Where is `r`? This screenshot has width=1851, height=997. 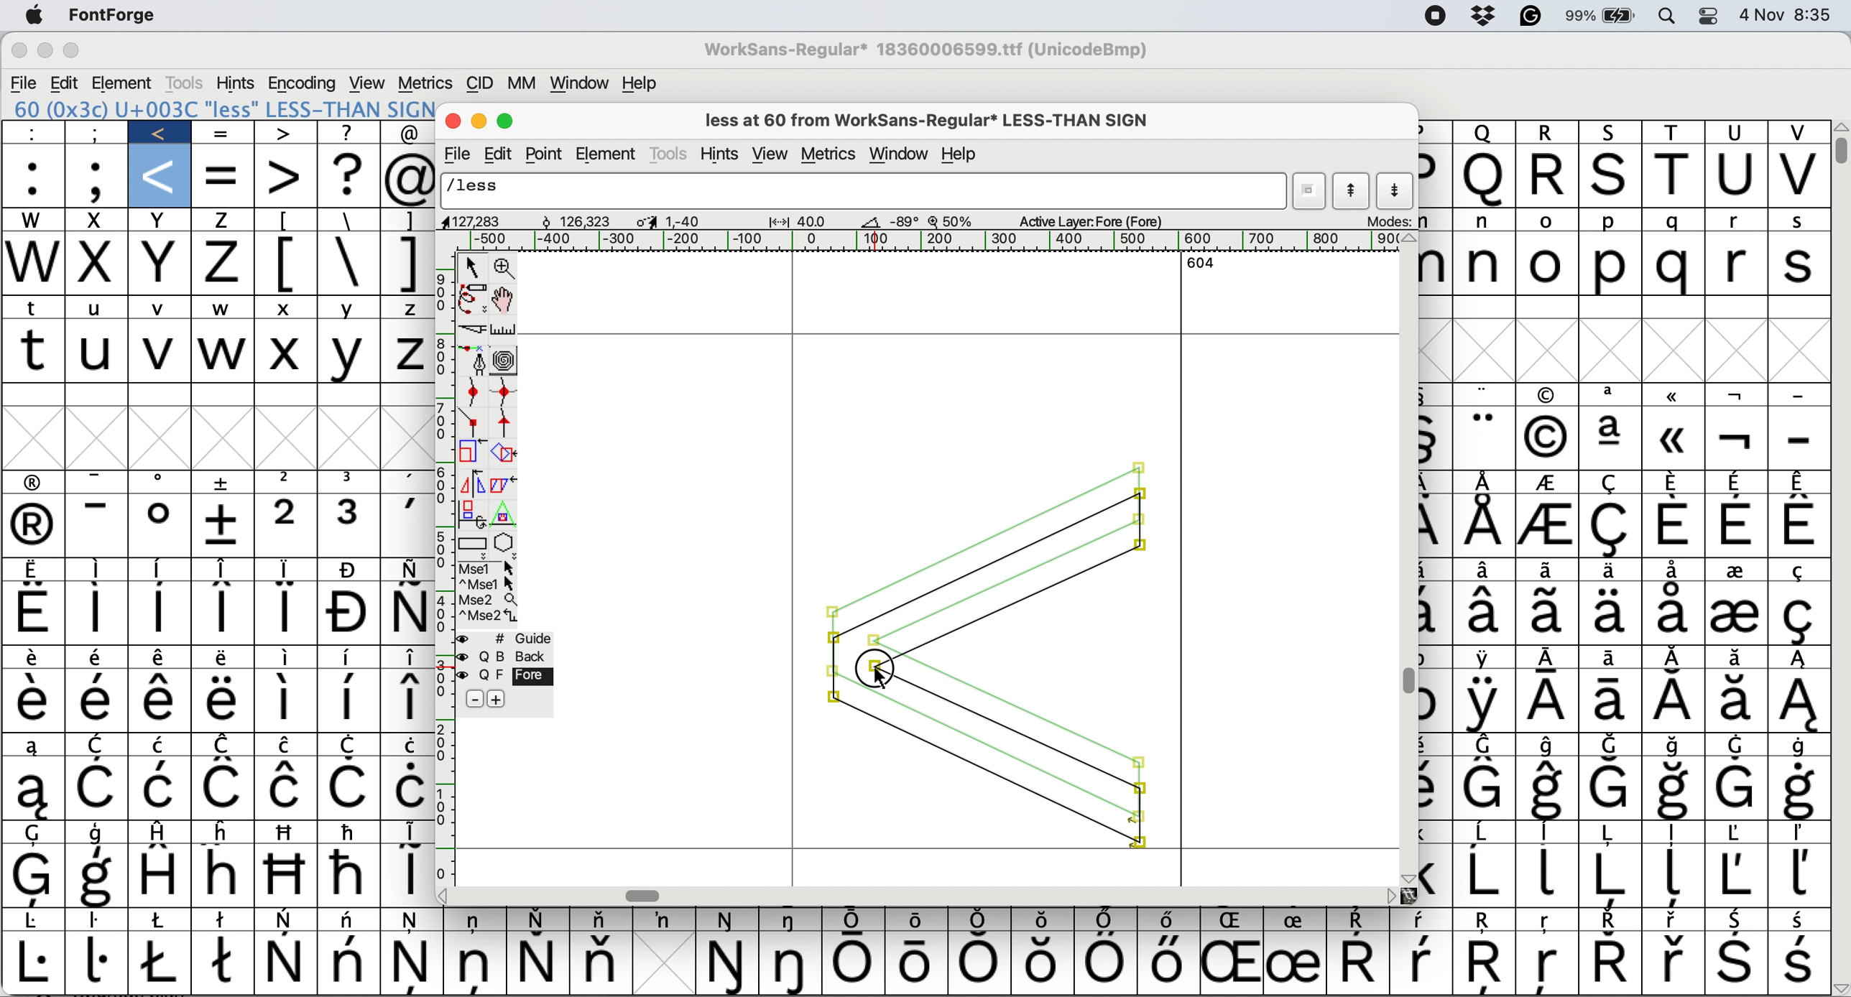 r is located at coordinates (1737, 221).